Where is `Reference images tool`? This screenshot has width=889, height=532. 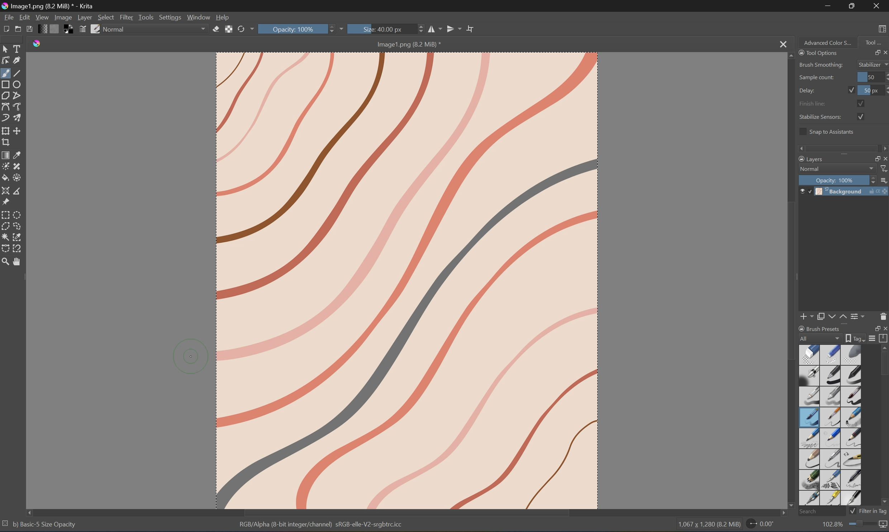 Reference images tool is located at coordinates (6, 203).